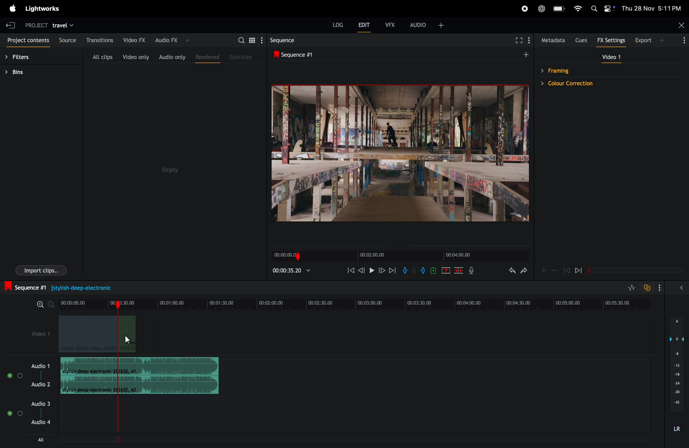  What do you see at coordinates (651, 8) in the screenshot?
I see `date and time` at bounding box center [651, 8].